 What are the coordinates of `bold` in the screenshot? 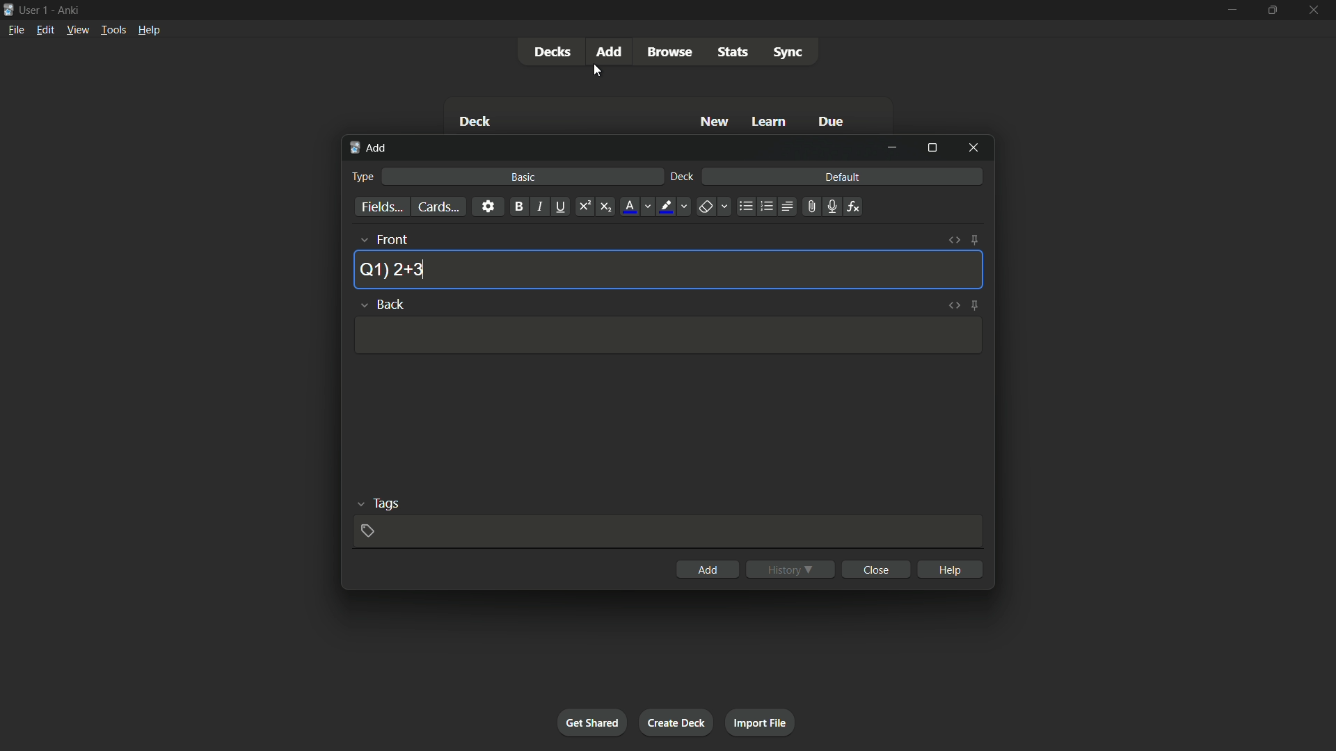 It's located at (518, 207).